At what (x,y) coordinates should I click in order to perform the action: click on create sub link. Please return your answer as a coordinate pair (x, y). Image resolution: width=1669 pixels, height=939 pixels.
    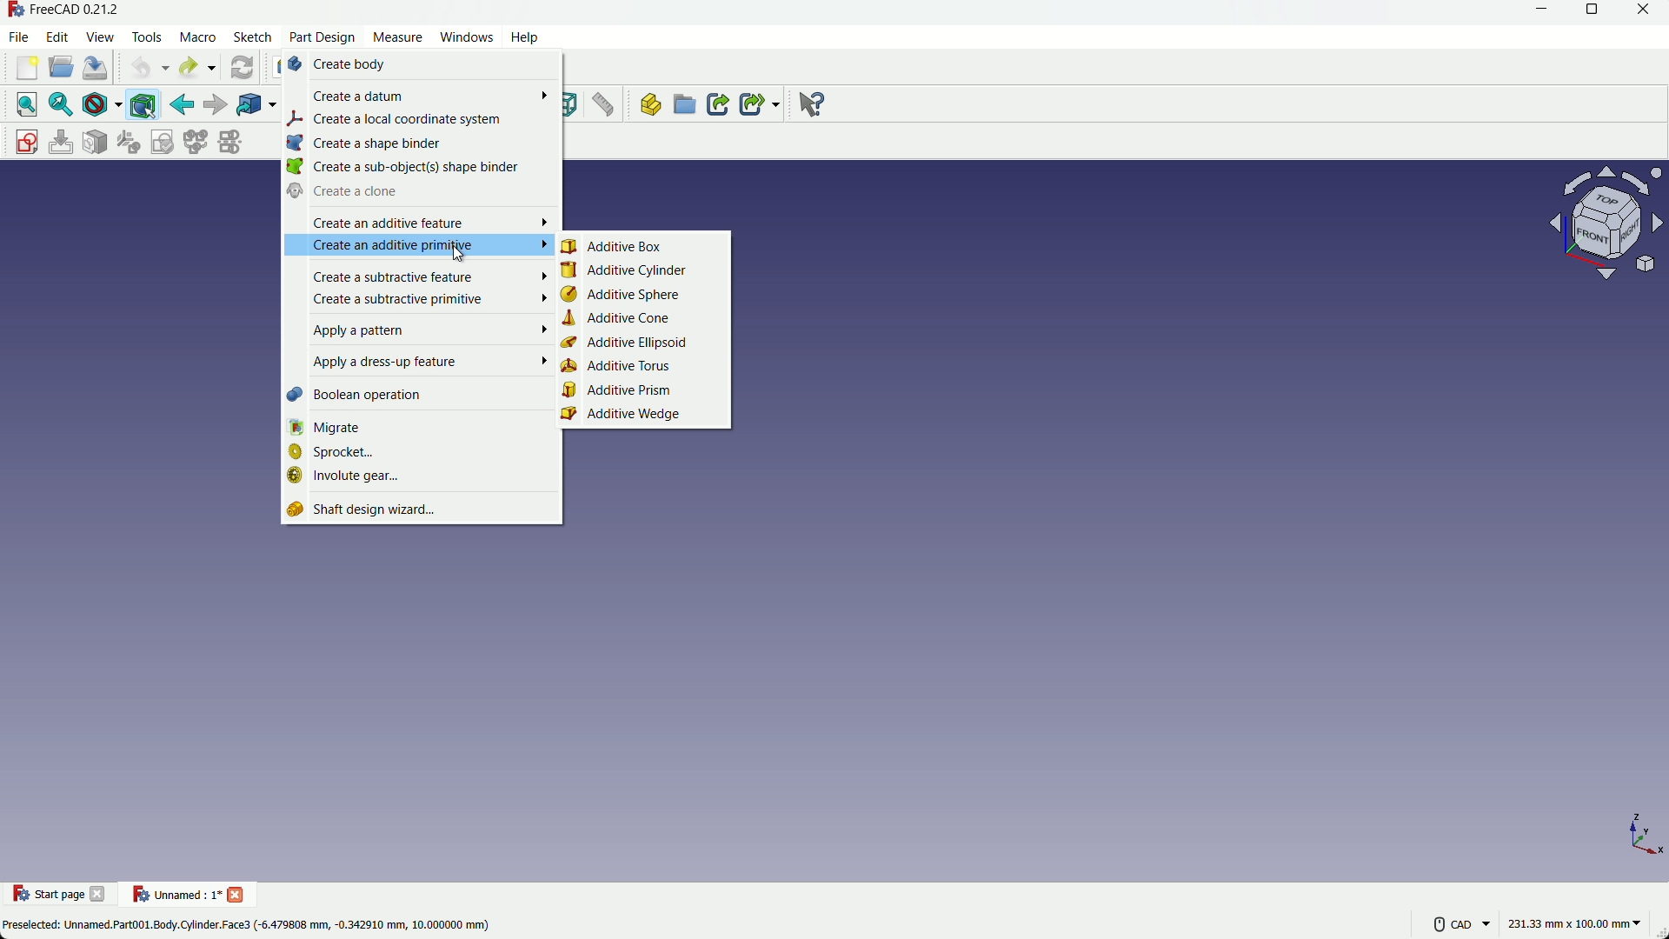
    Looking at the image, I should click on (756, 104).